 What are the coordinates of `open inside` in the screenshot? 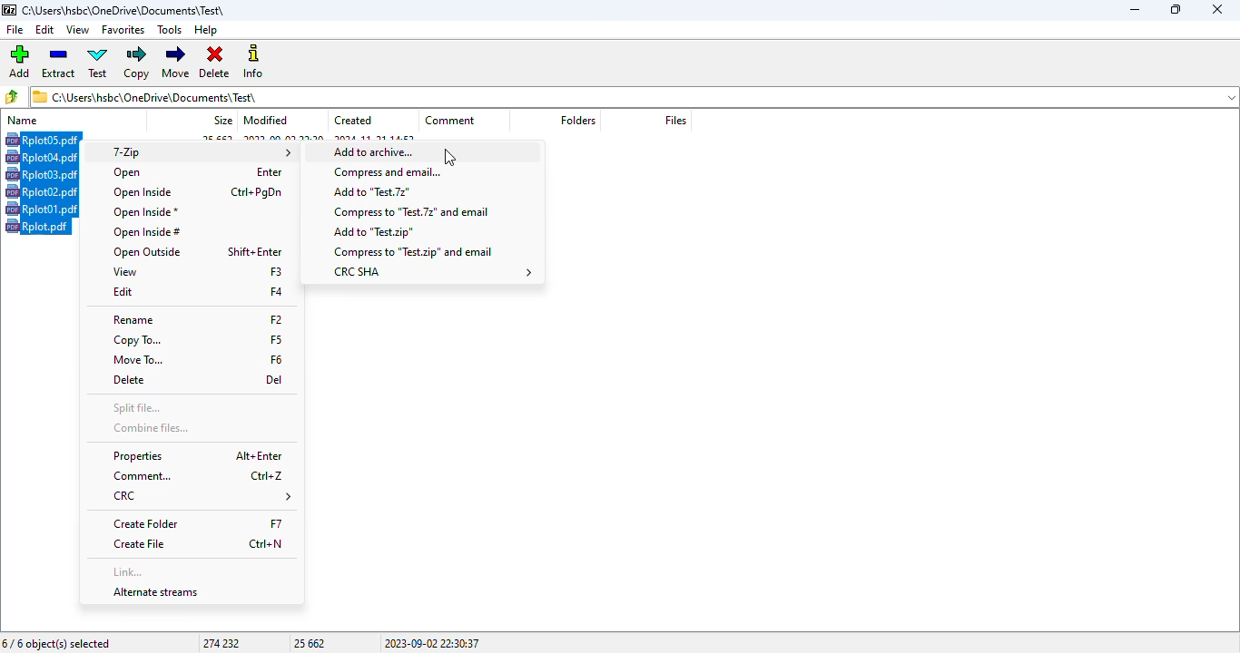 It's located at (199, 192).